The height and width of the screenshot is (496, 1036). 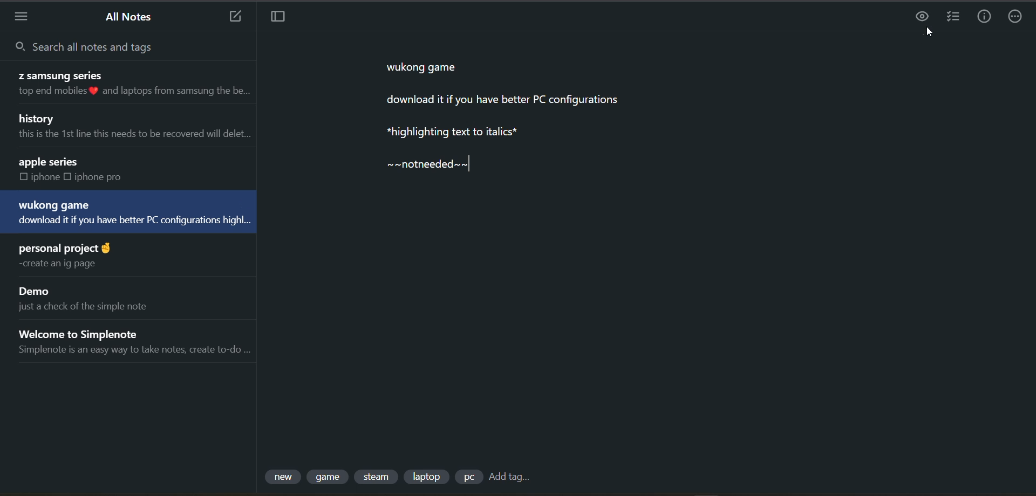 I want to click on note title and preview, so click(x=131, y=123).